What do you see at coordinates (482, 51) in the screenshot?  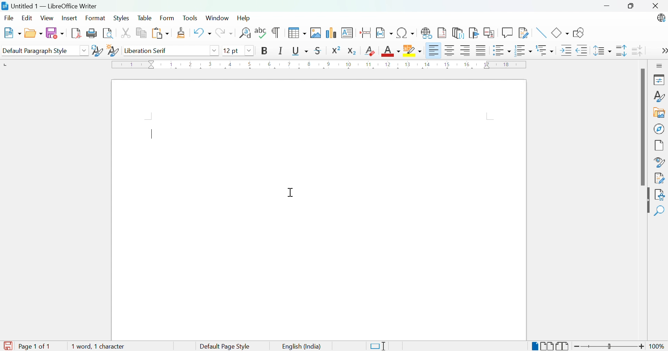 I see `Justified` at bounding box center [482, 51].